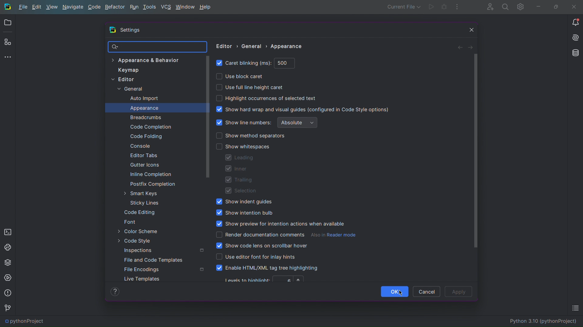  Describe the element at coordinates (145, 108) in the screenshot. I see `Appearance` at that location.